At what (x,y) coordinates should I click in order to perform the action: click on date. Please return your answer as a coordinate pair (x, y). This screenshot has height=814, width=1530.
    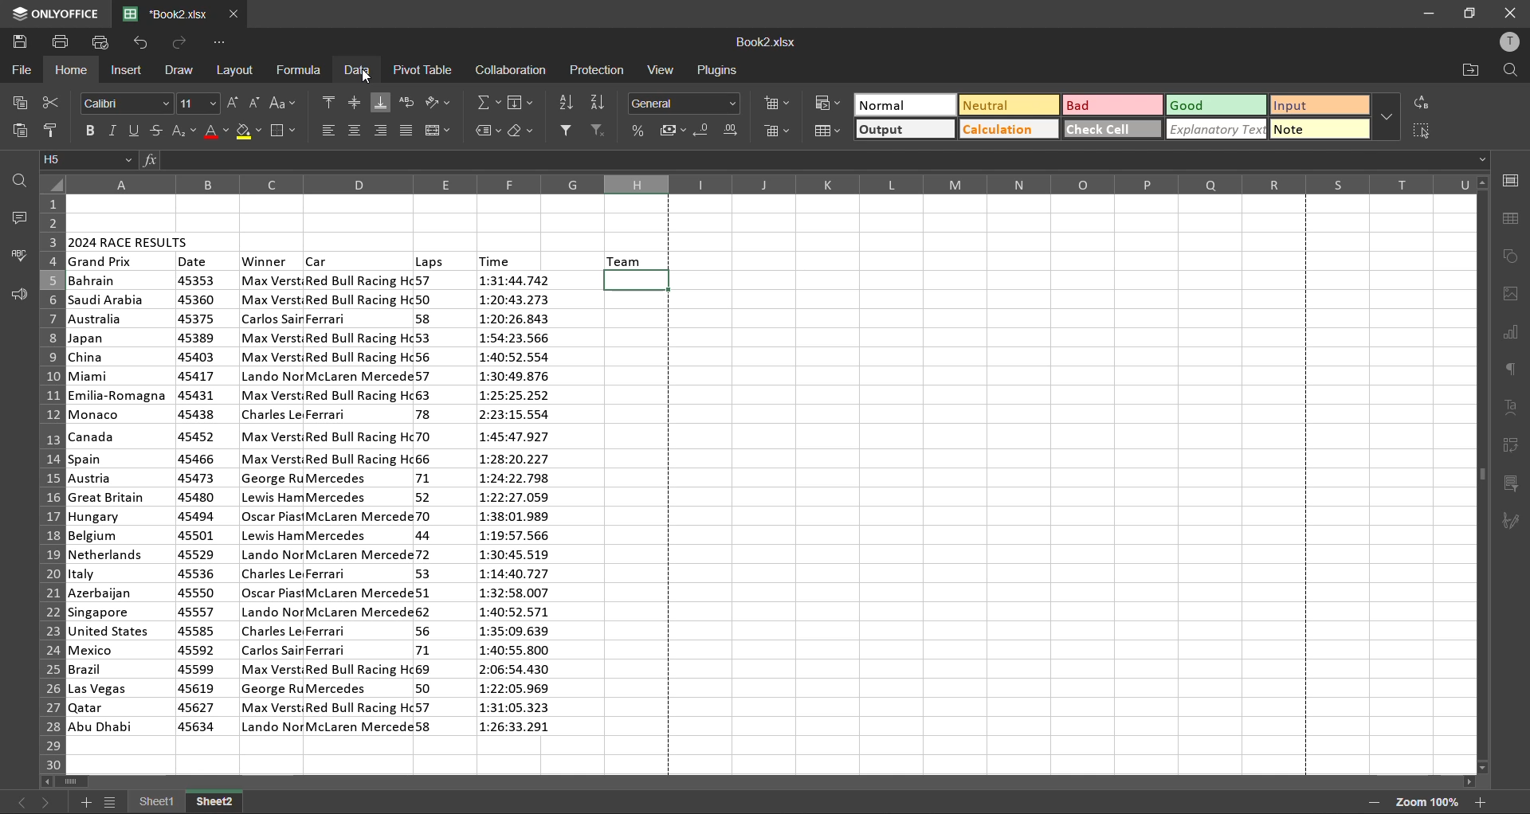
    Looking at the image, I should click on (194, 261).